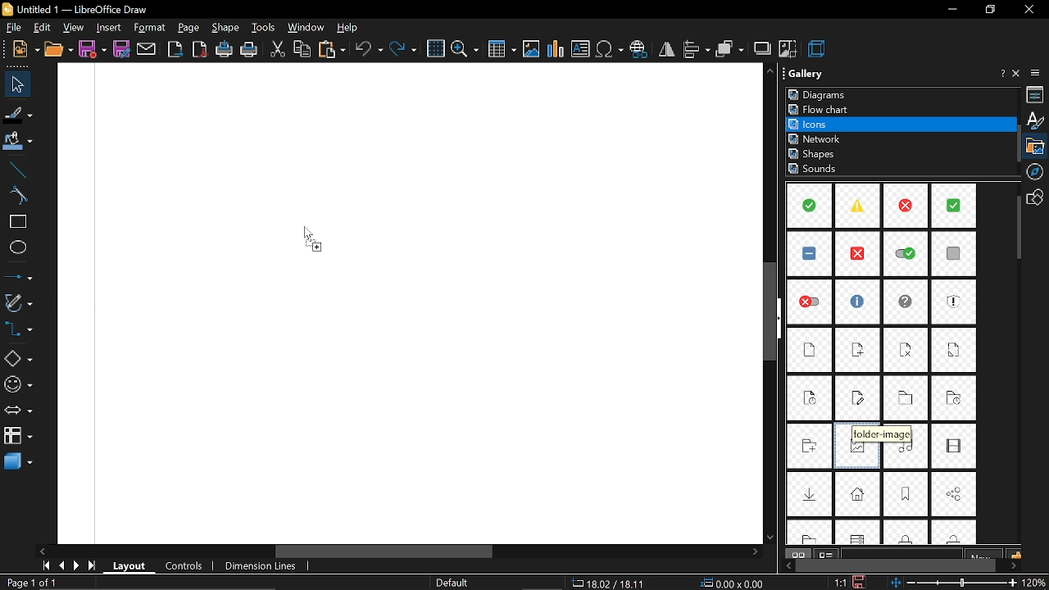  What do you see at coordinates (175, 49) in the screenshot?
I see `export` at bounding box center [175, 49].